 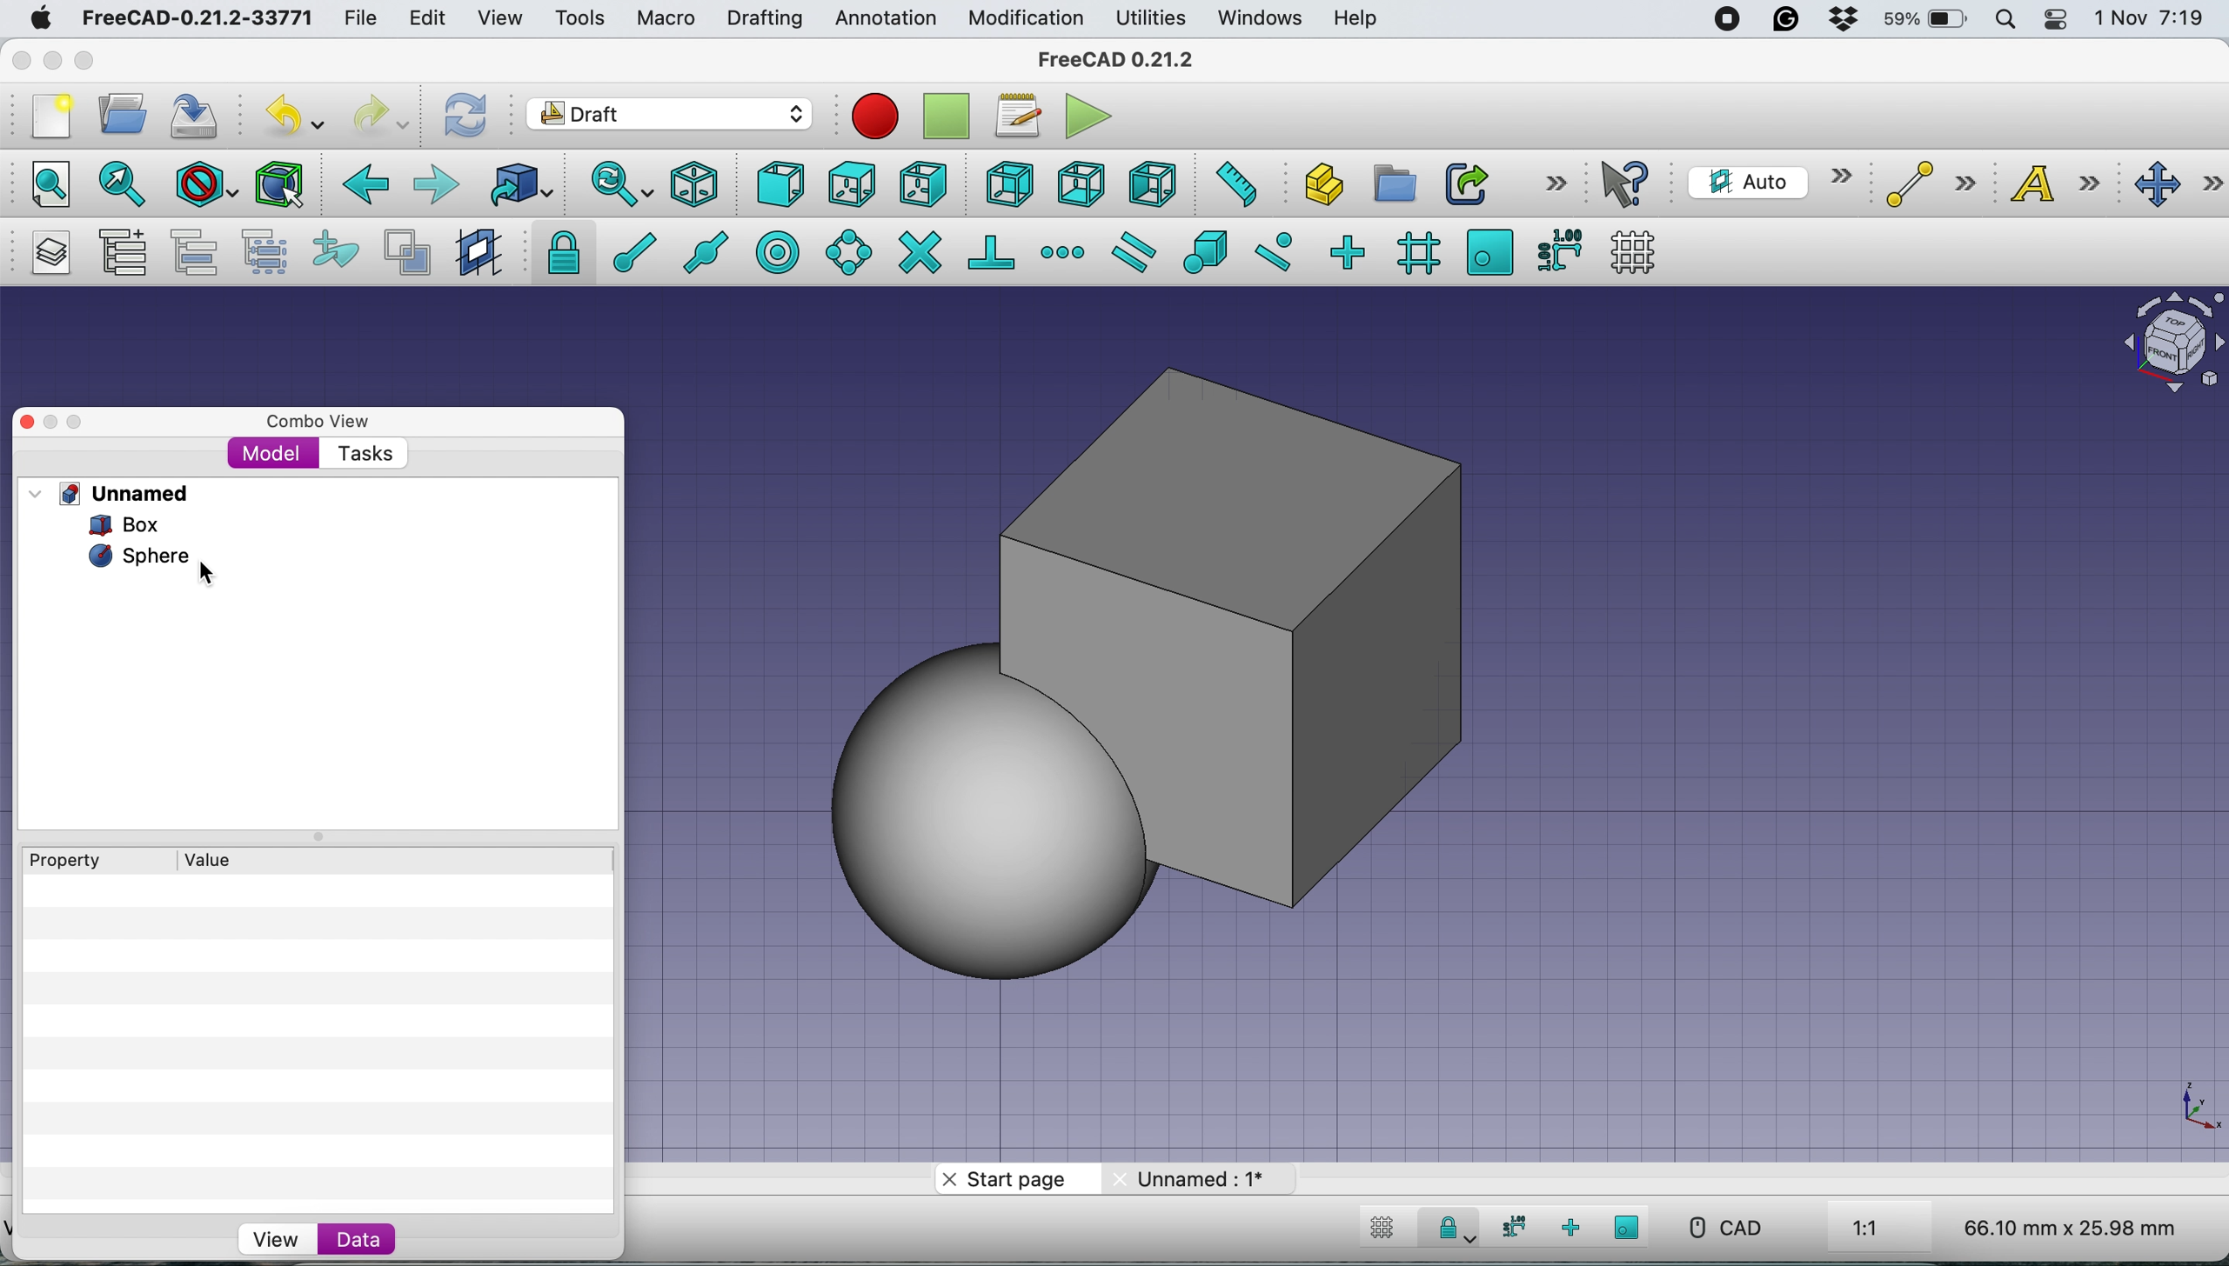 I want to click on add to construction group, so click(x=339, y=250).